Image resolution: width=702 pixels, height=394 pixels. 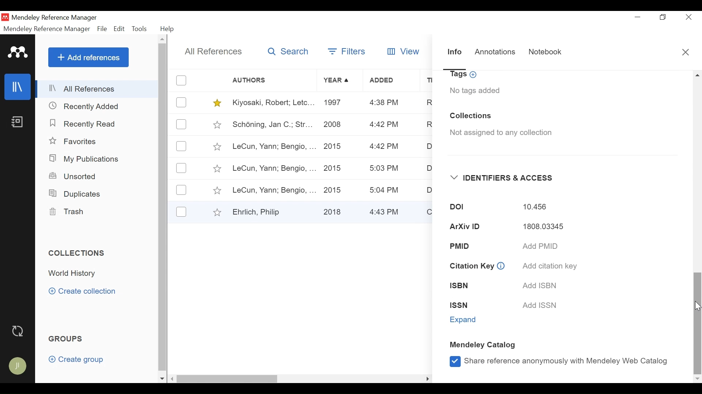 I want to click on Create Category, so click(x=84, y=291).